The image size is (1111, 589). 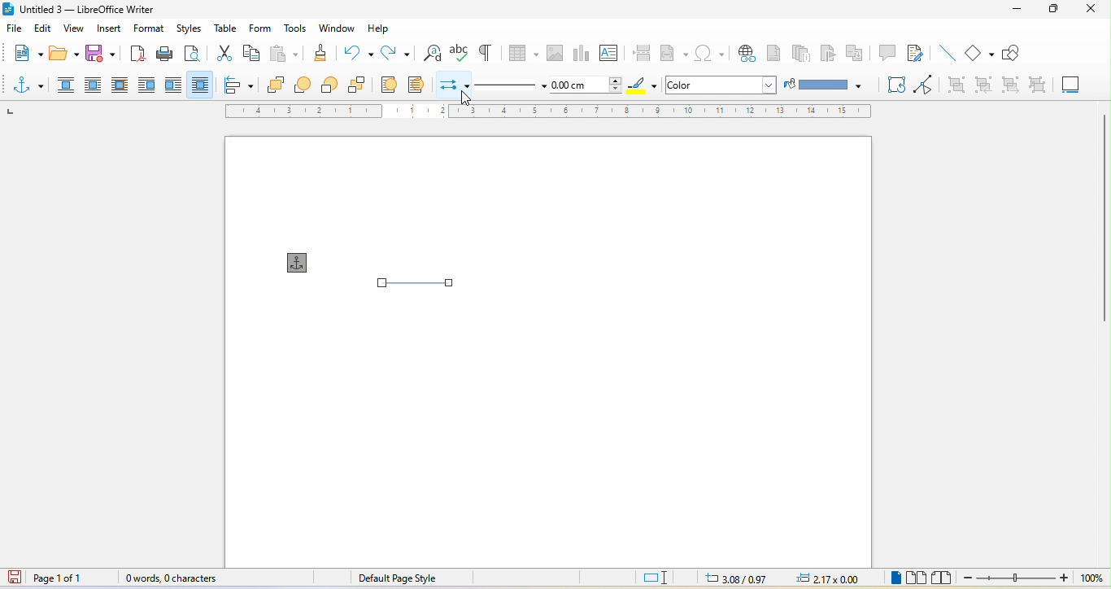 What do you see at coordinates (199, 83) in the screenshot?
I see `through` at bounding box center [199, 83].